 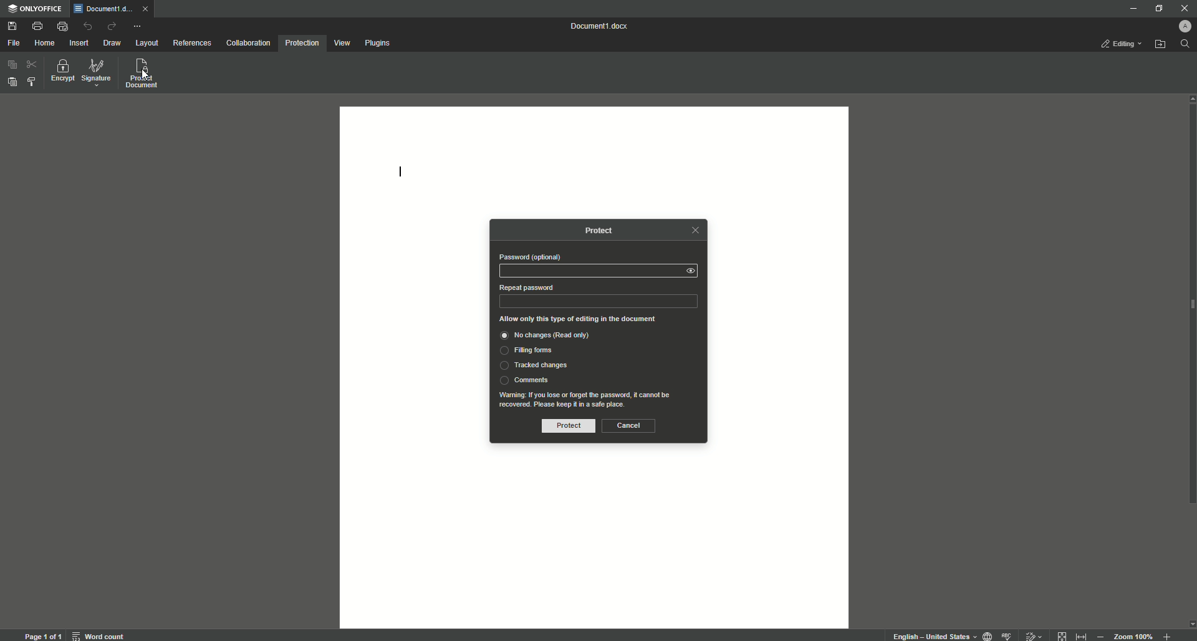 I want to click on Text line, so click(x=401, y=174).